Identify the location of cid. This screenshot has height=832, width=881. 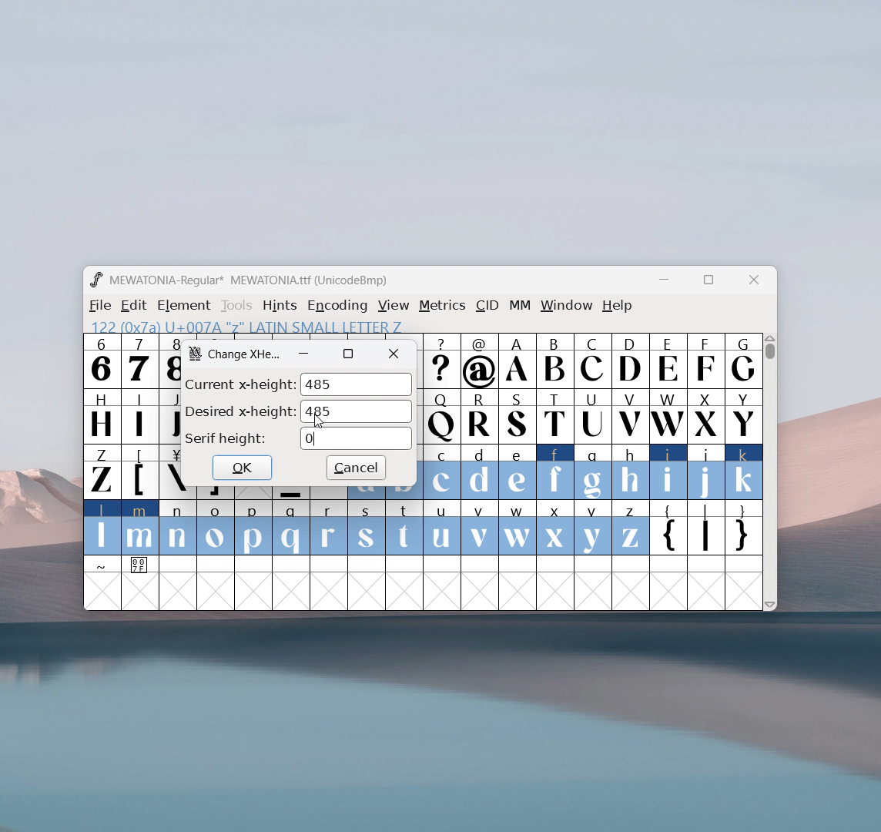
(487, 306).